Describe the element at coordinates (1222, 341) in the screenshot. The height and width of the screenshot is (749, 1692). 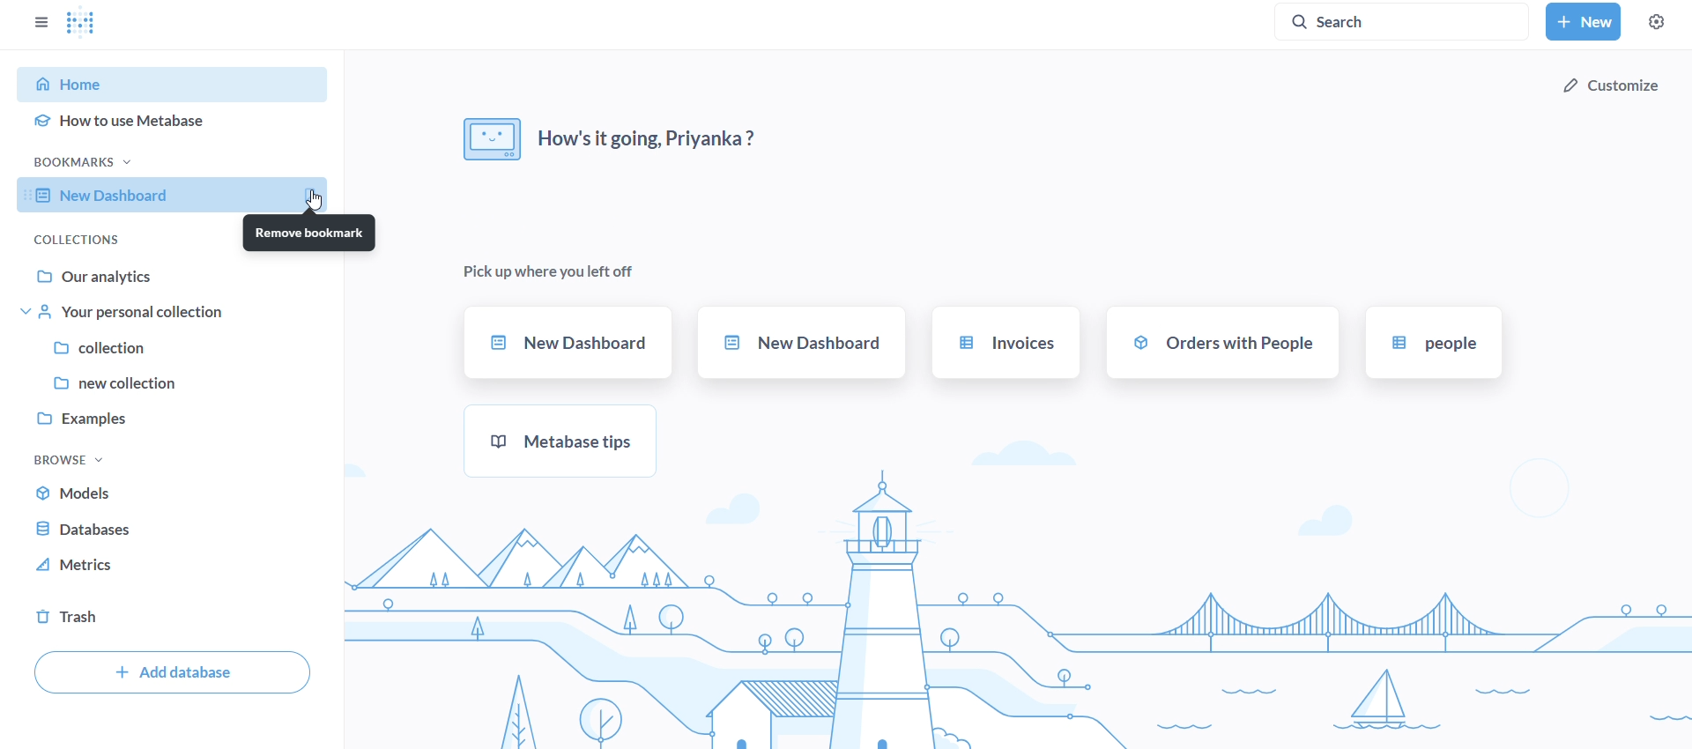
I see `orders with people` at that location.